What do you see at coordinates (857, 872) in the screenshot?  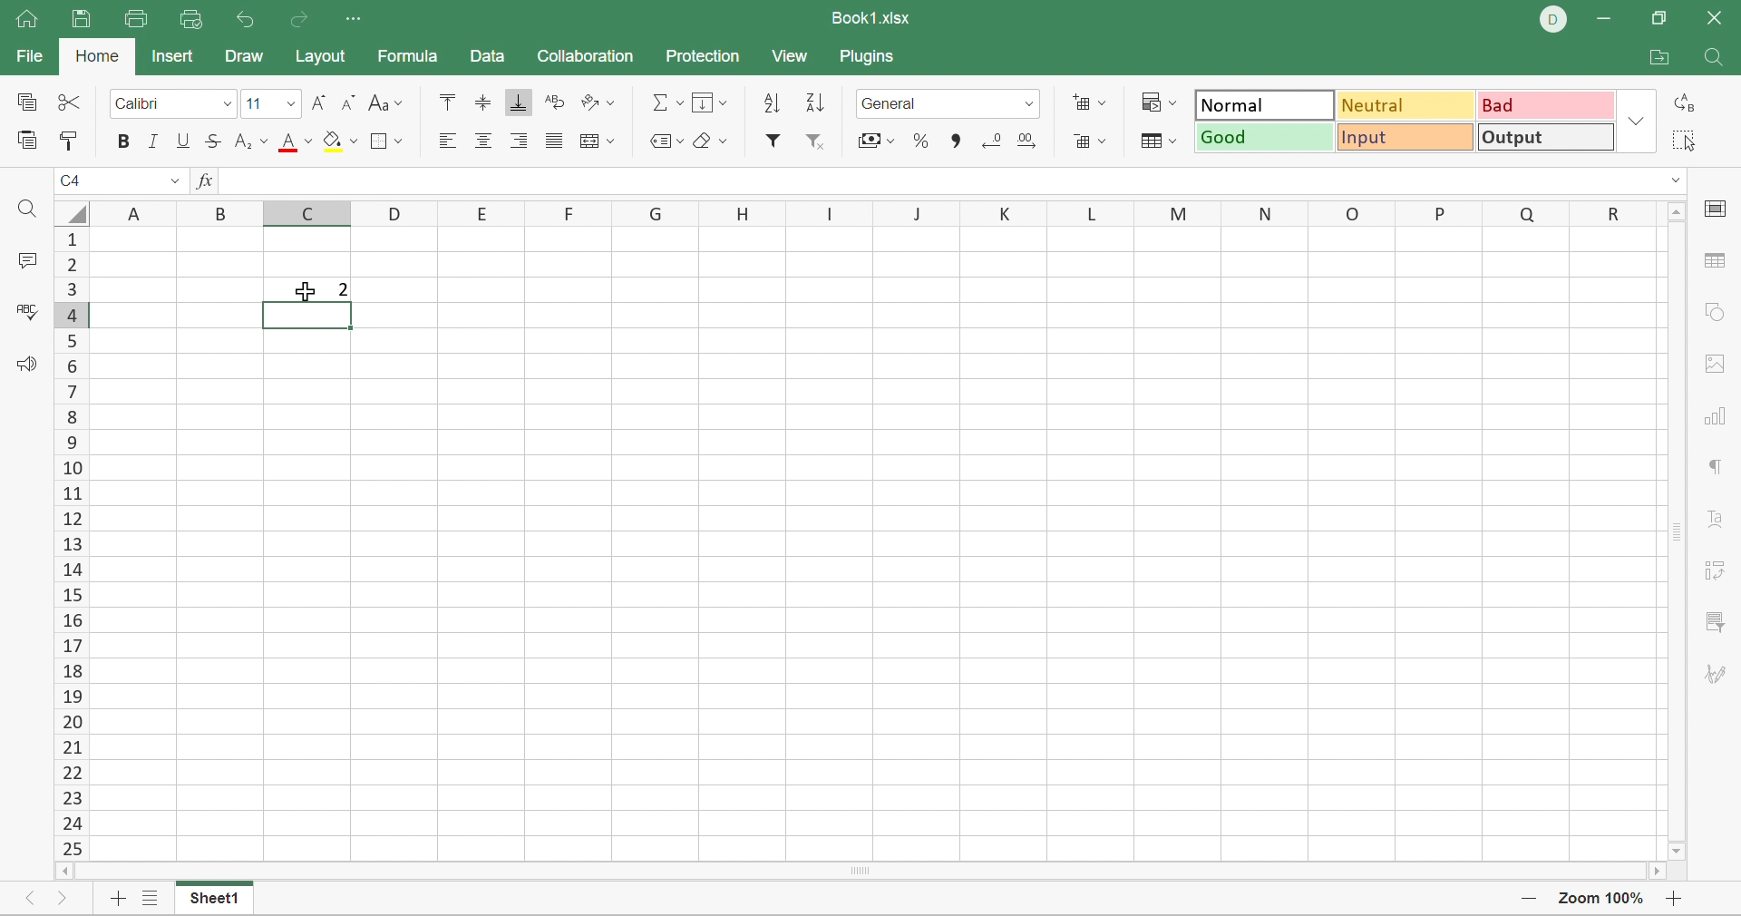 I see `Scroll Bar` at bounding box center [857, 872].